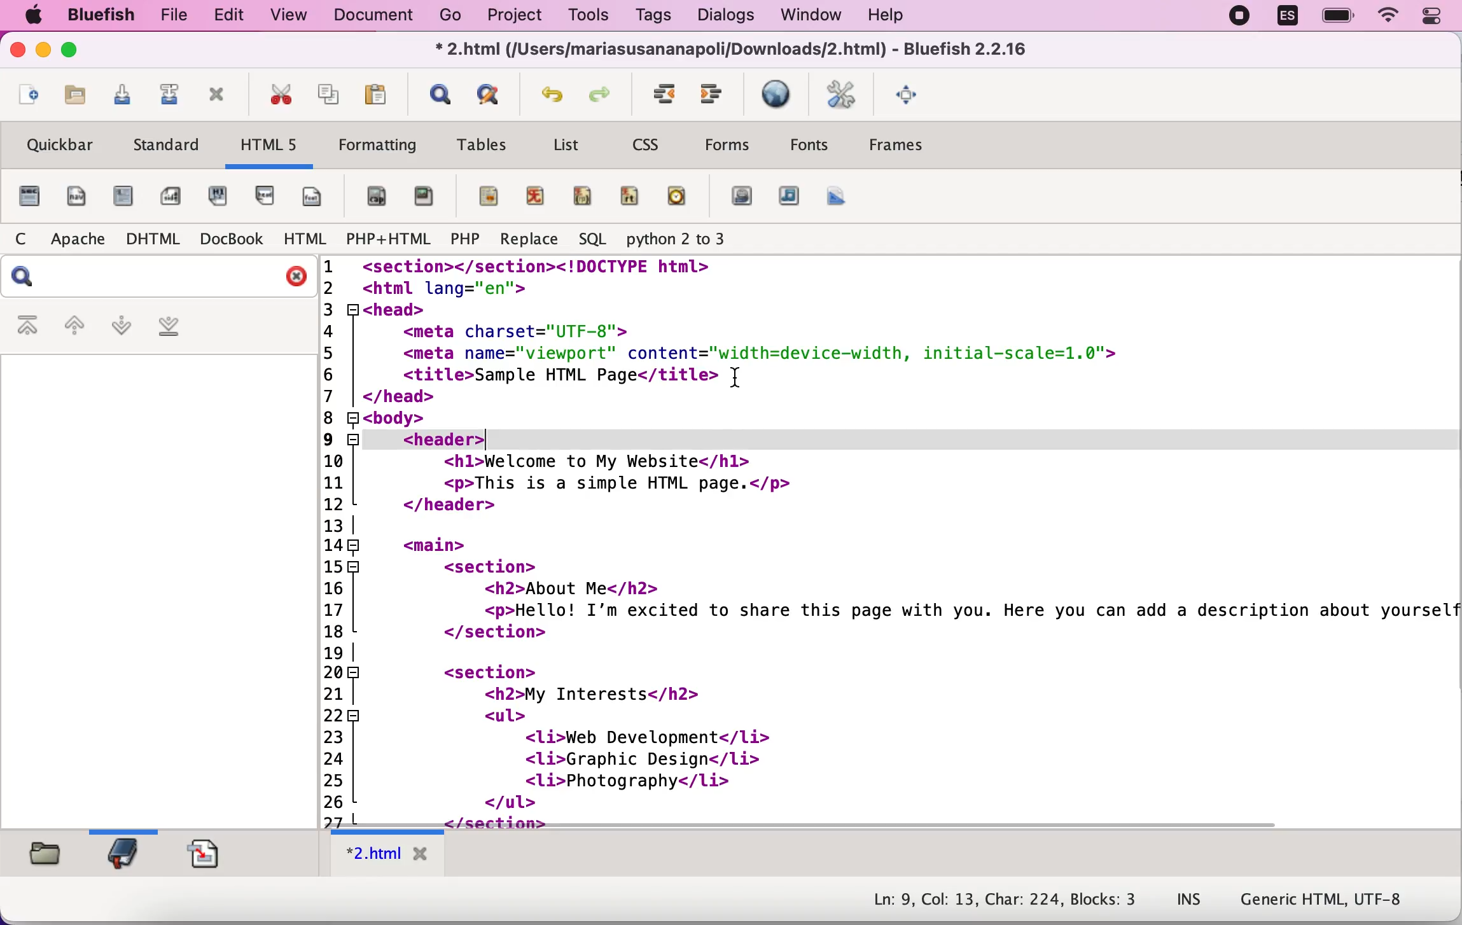 The width and height of the screenshot is (1462, 925). I want to click on help, so click(909, 14).